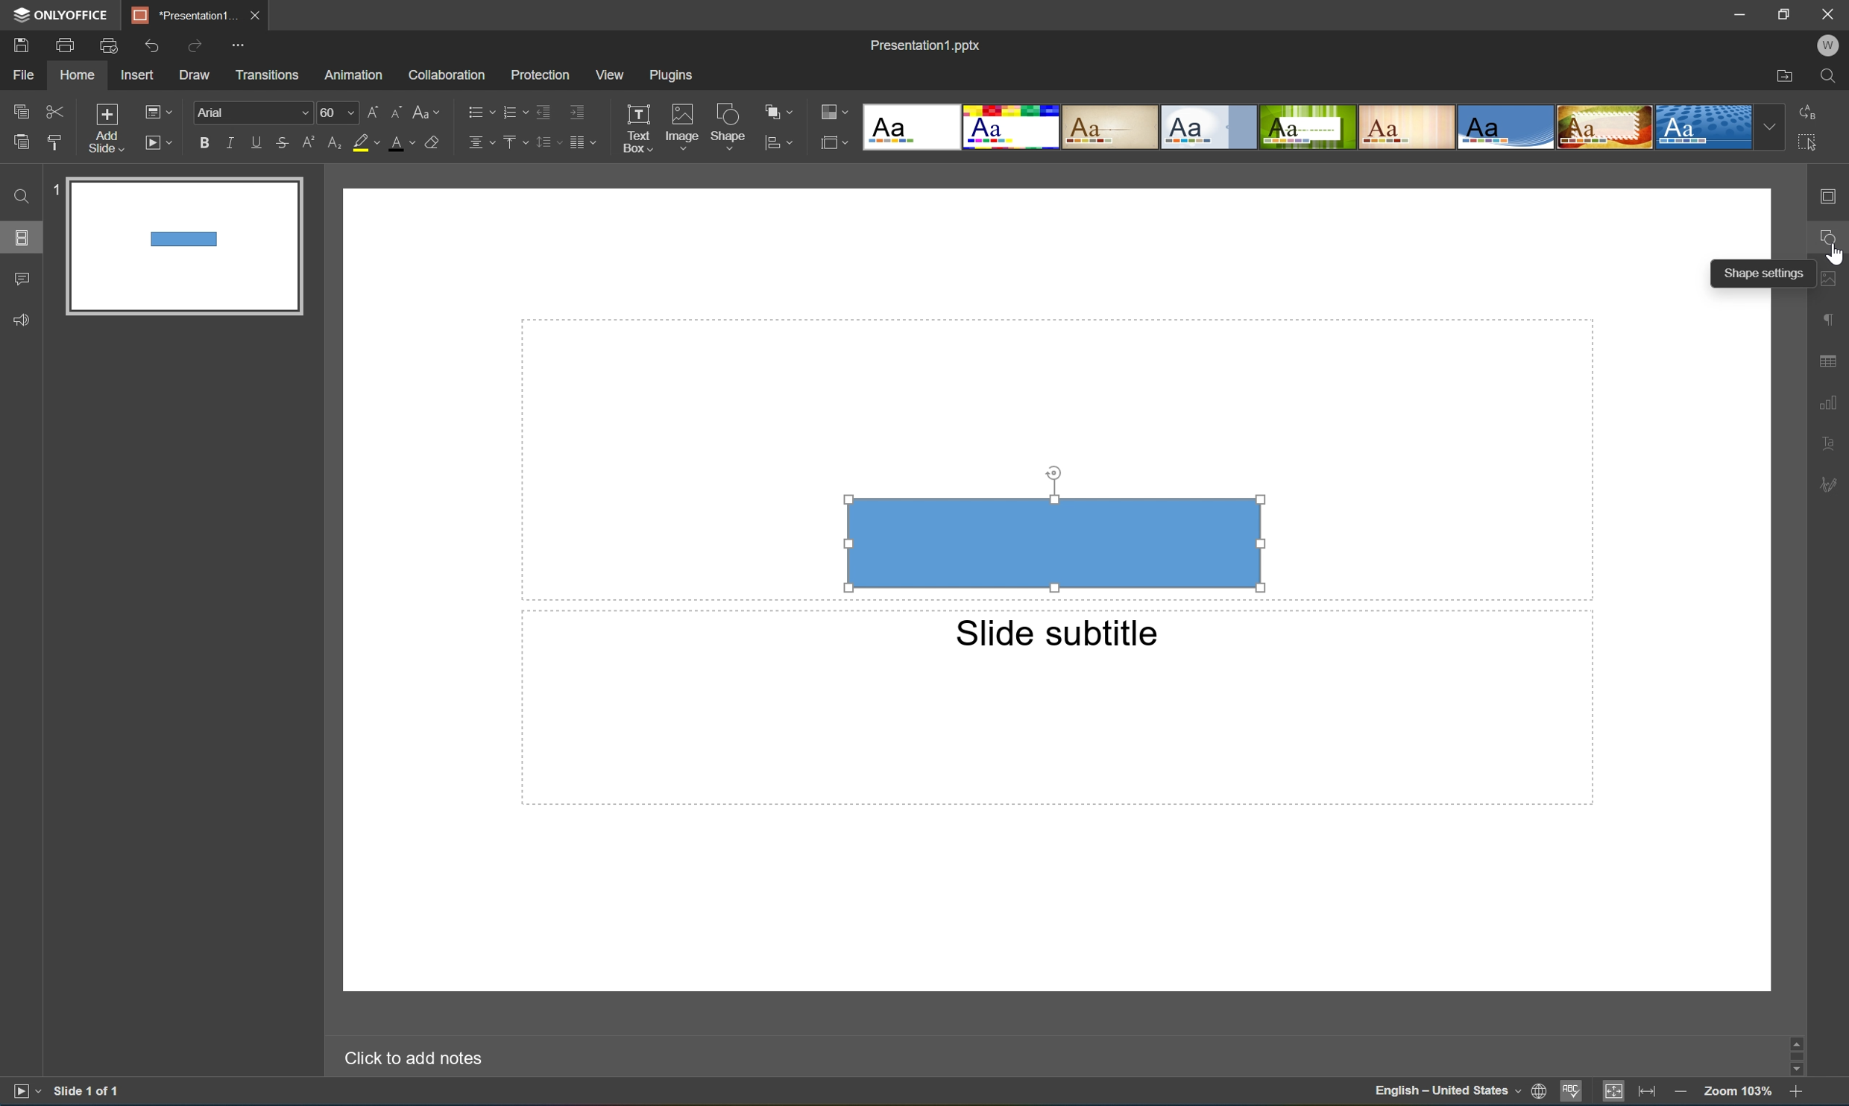 This screenshot has width=1849, height=1106. Describe the element at coordinates (726, 128) in the screenshot. I see `Shape` at that location.